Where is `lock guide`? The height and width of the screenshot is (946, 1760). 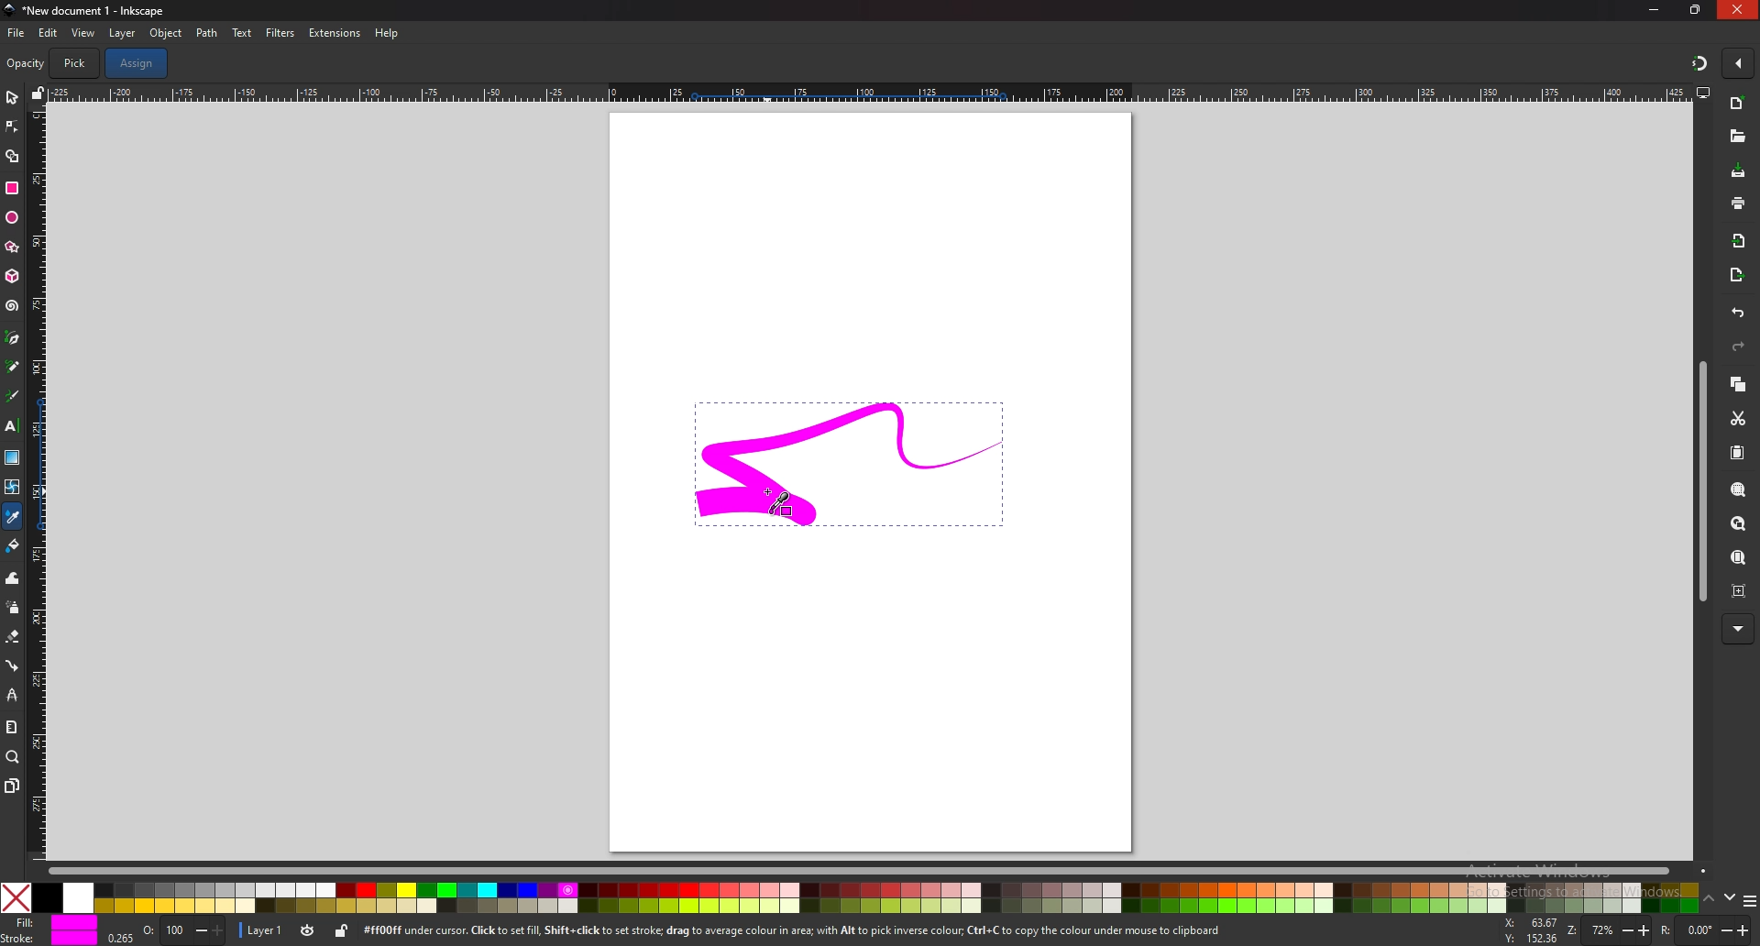 lock guide is located at coordinates (38, 93).